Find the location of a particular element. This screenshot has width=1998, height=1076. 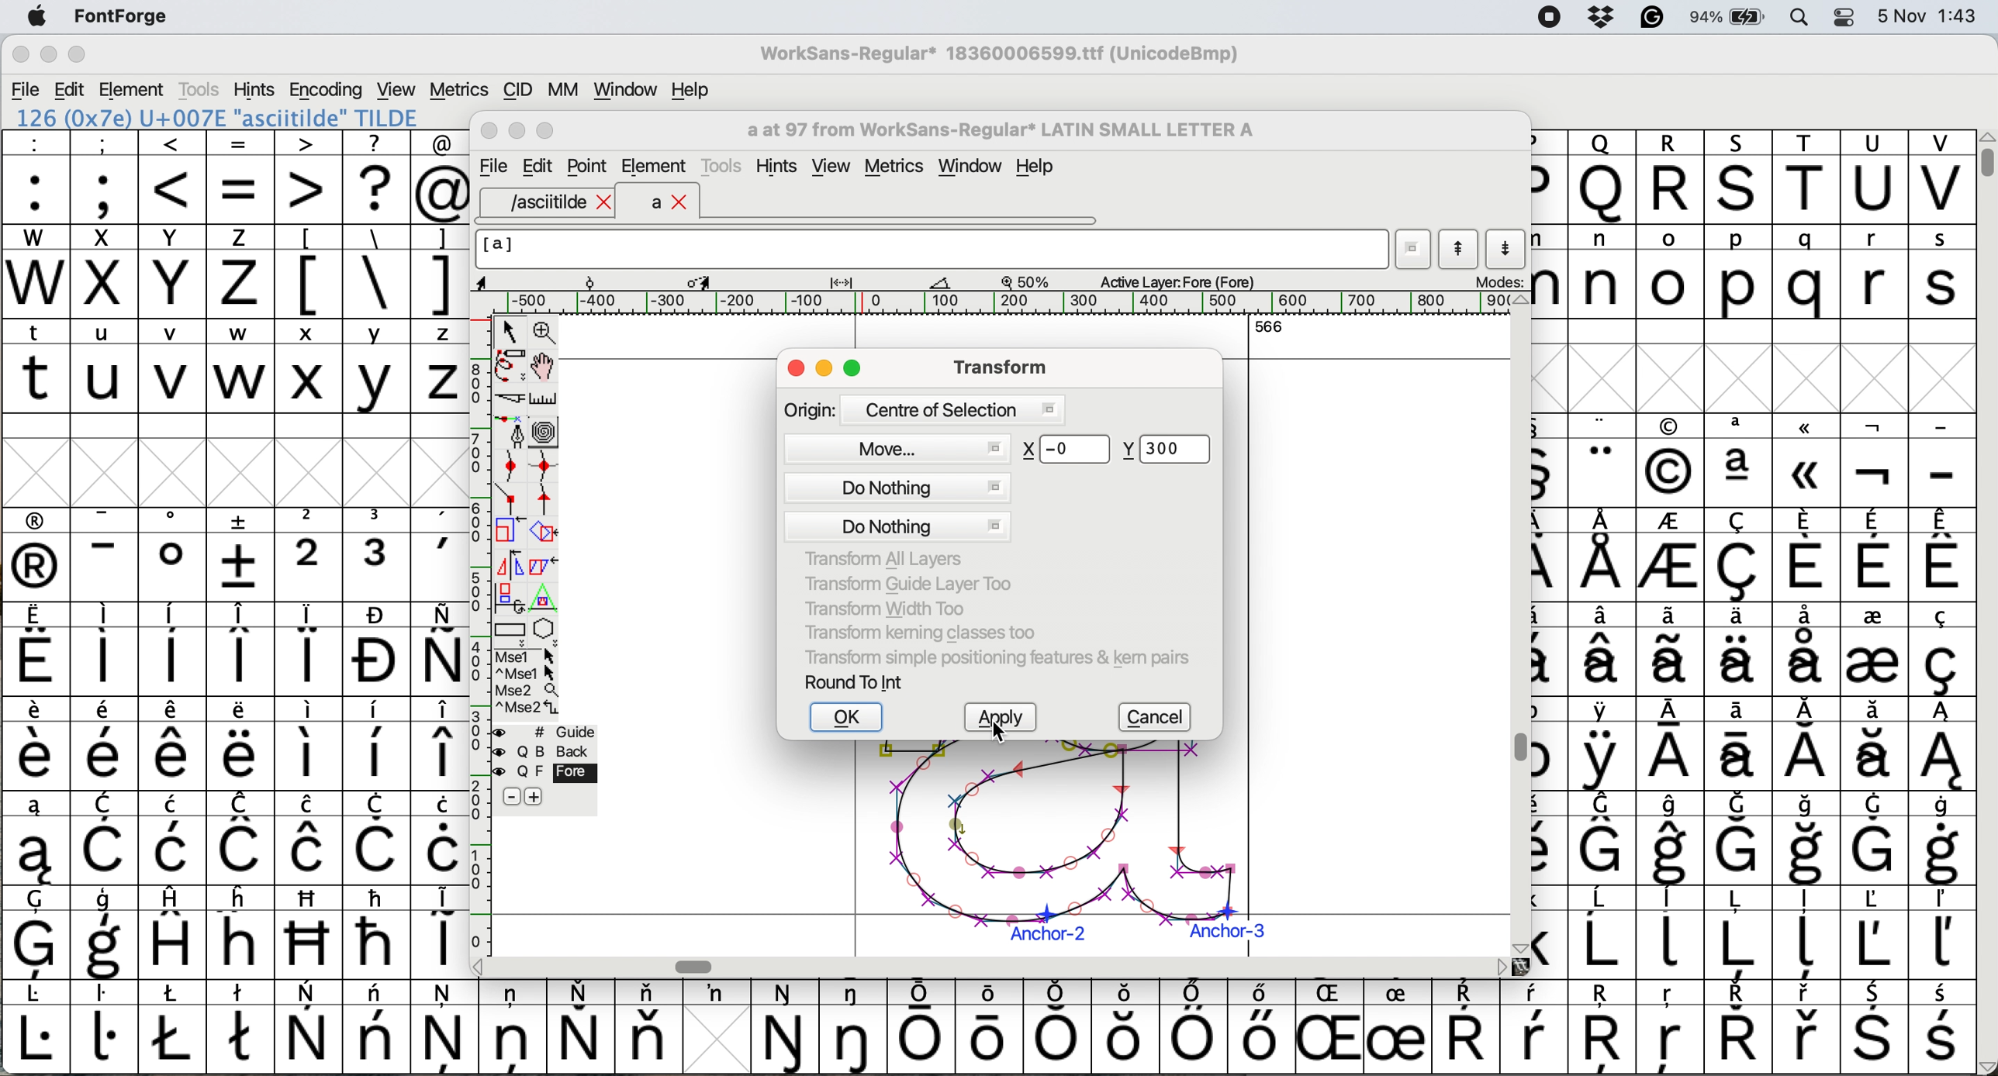

apply is located at coordinates (1003, 717).